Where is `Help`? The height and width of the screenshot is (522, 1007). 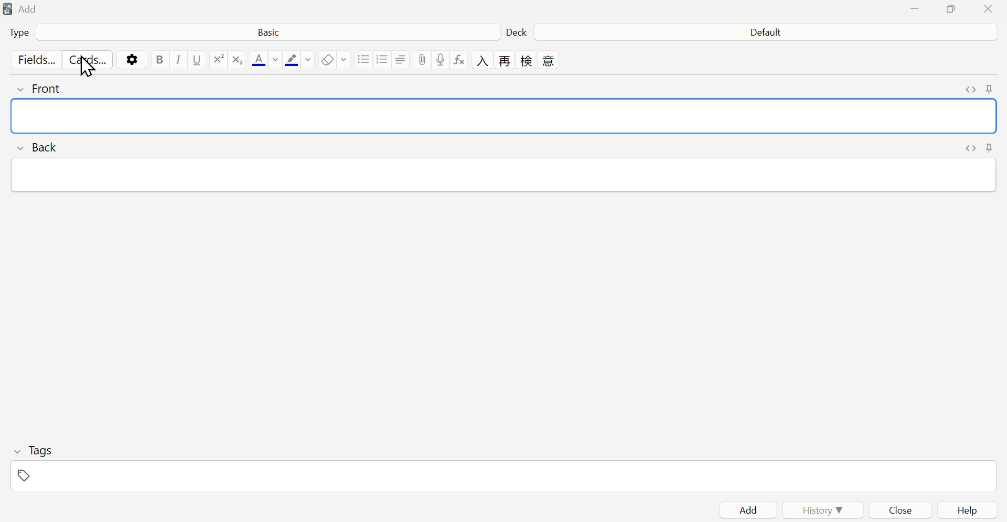 Help is located at coordinates (966, 509).